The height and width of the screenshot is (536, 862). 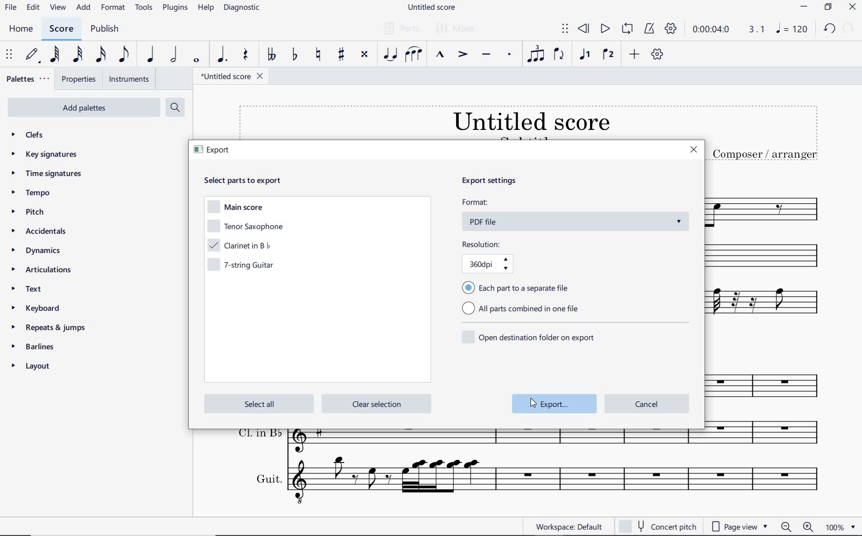 What do you see at coordinates (33, 8) in the screenshot?
I see `EDIT` at bounding box center [33, 8].